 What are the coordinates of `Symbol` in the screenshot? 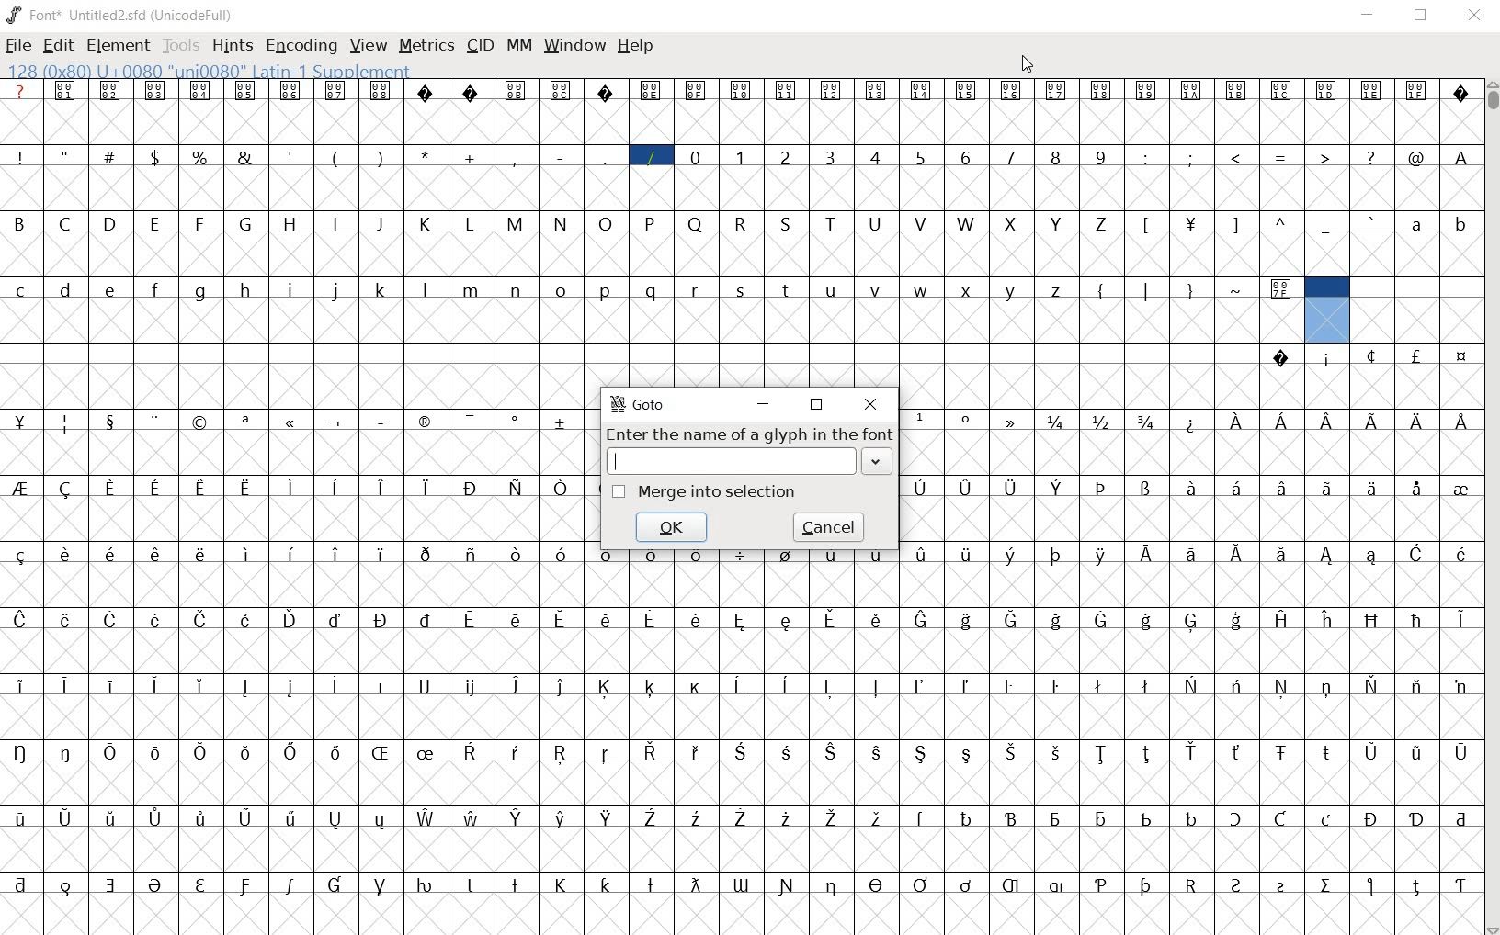 It's located at (879, 817).